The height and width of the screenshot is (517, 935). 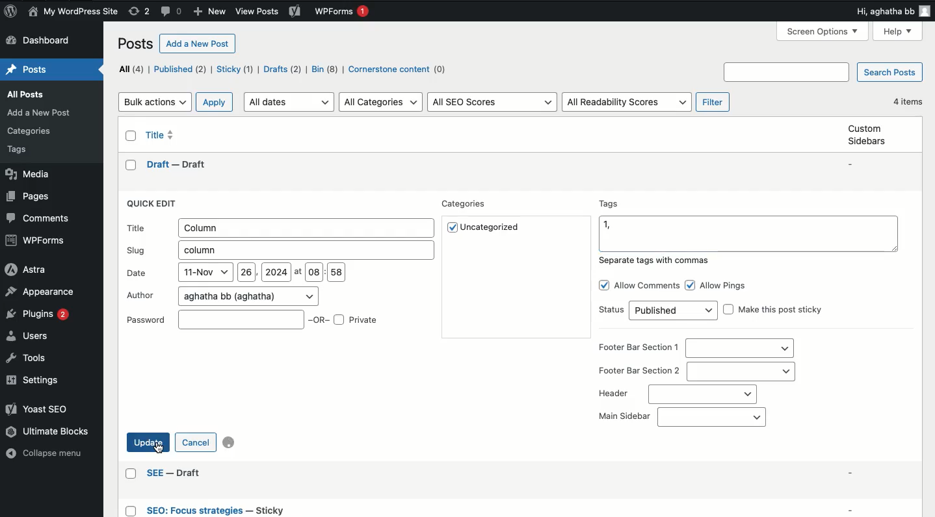 What do you see at coordinates (276, 271) in the screenshot?
I see `2024` at bounding box center [276, 271].